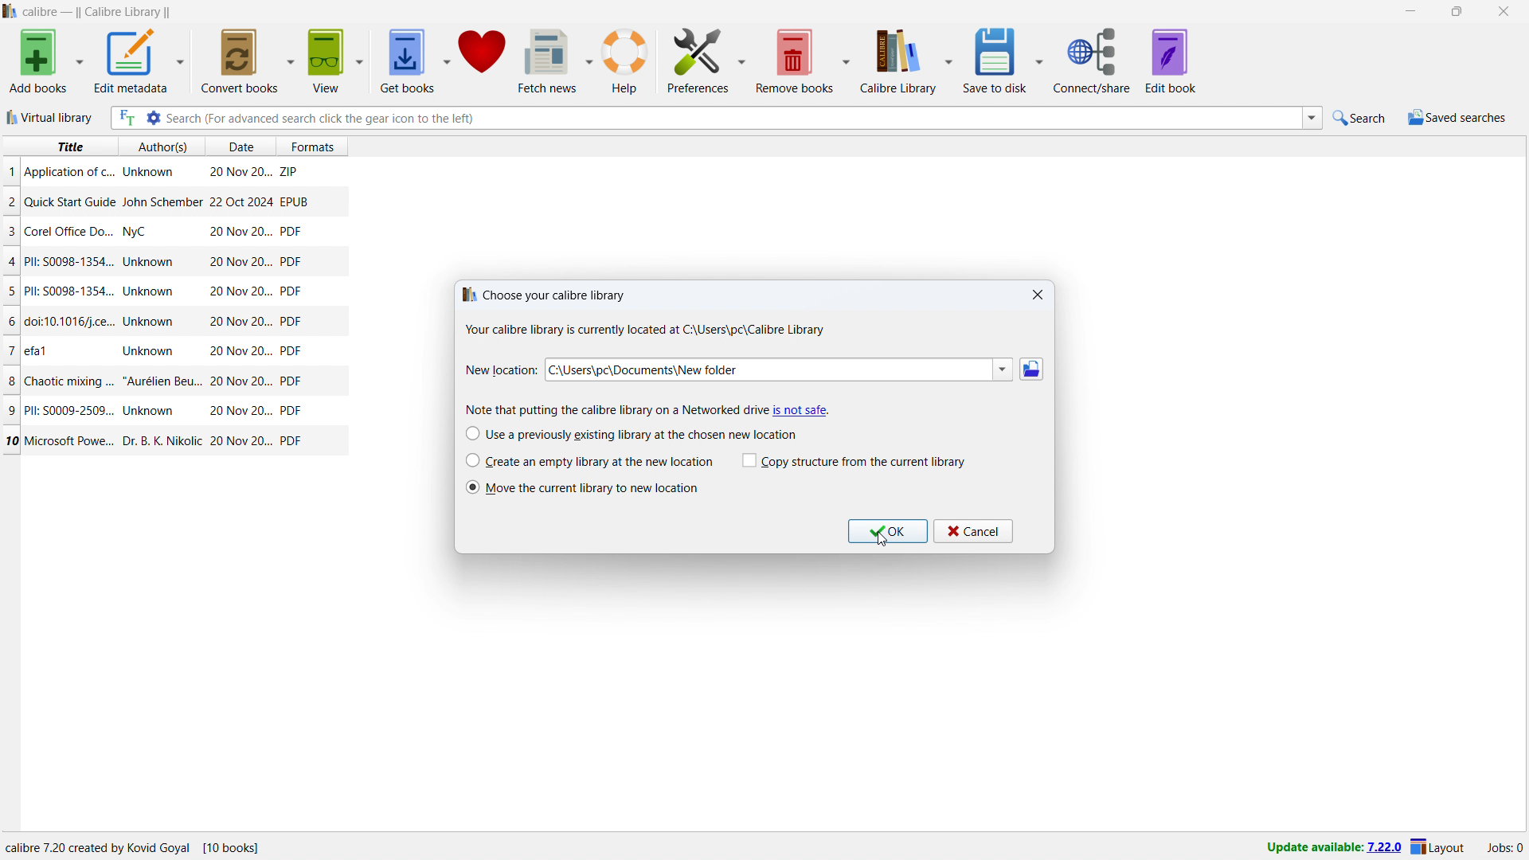  Describe the element at coordinates (291, 291) in the screenshot. I see `PDF` at that location.